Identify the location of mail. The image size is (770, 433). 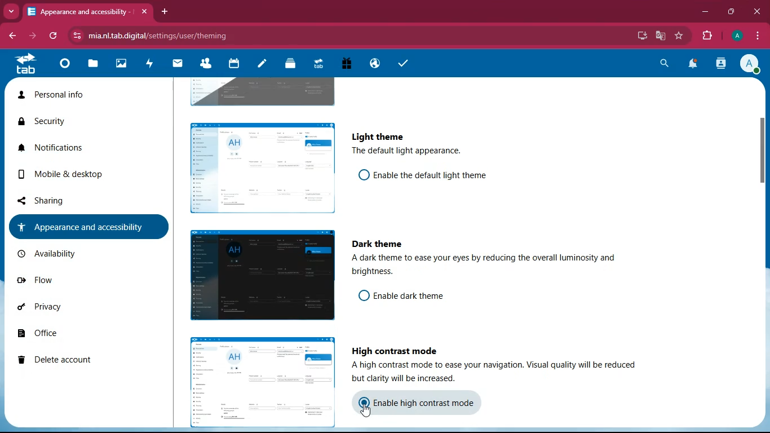
(178, 65).